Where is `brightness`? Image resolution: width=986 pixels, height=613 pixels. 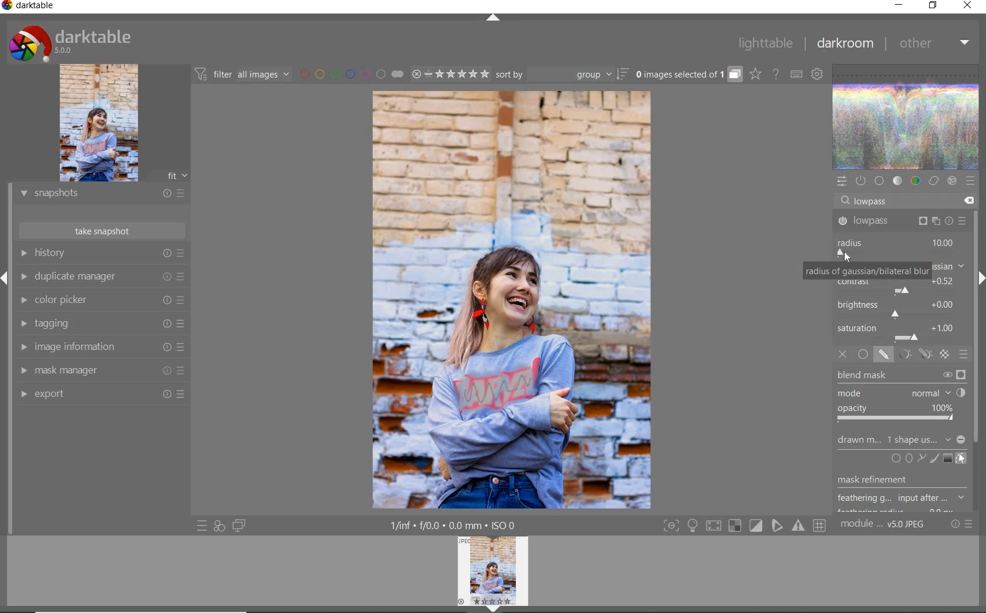 brightness is located at coordinates (900, 308).